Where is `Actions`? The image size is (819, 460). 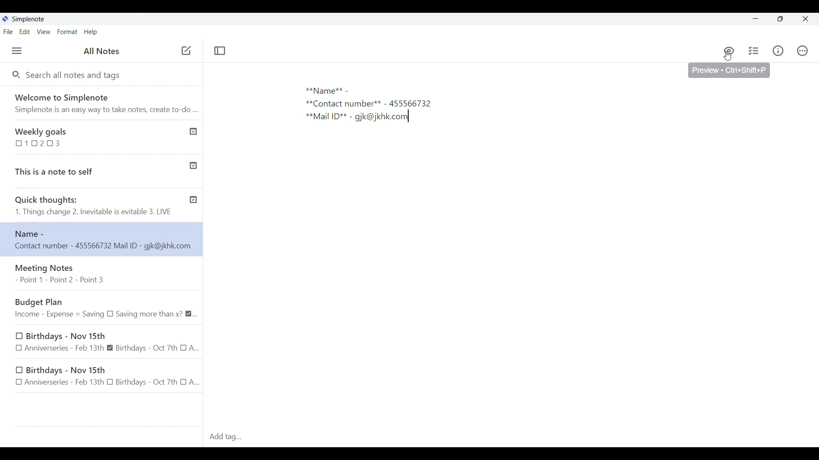
Actions is located at coordinates (803, 50).